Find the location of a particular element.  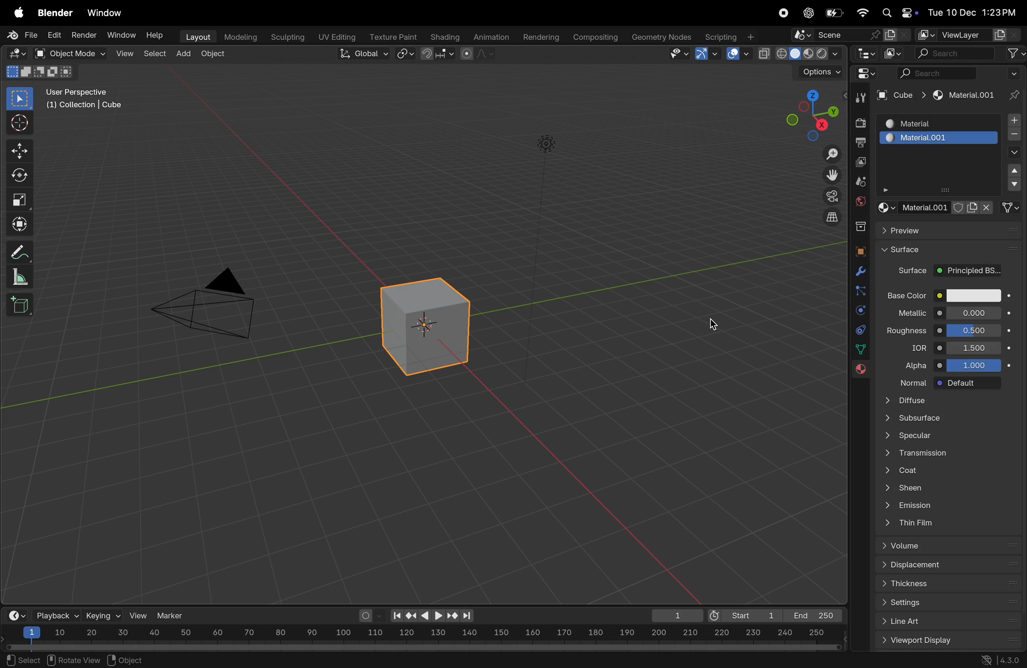

normal is located at coordinates (908, 382).